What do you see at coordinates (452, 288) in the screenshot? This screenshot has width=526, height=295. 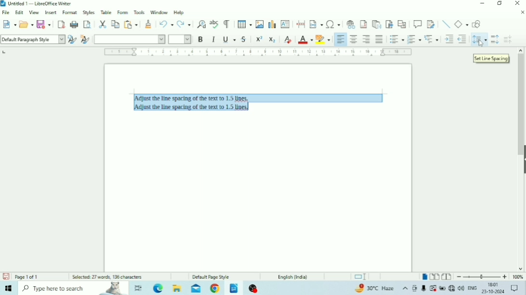 I see `Internet` at bounding box center [452, 288].